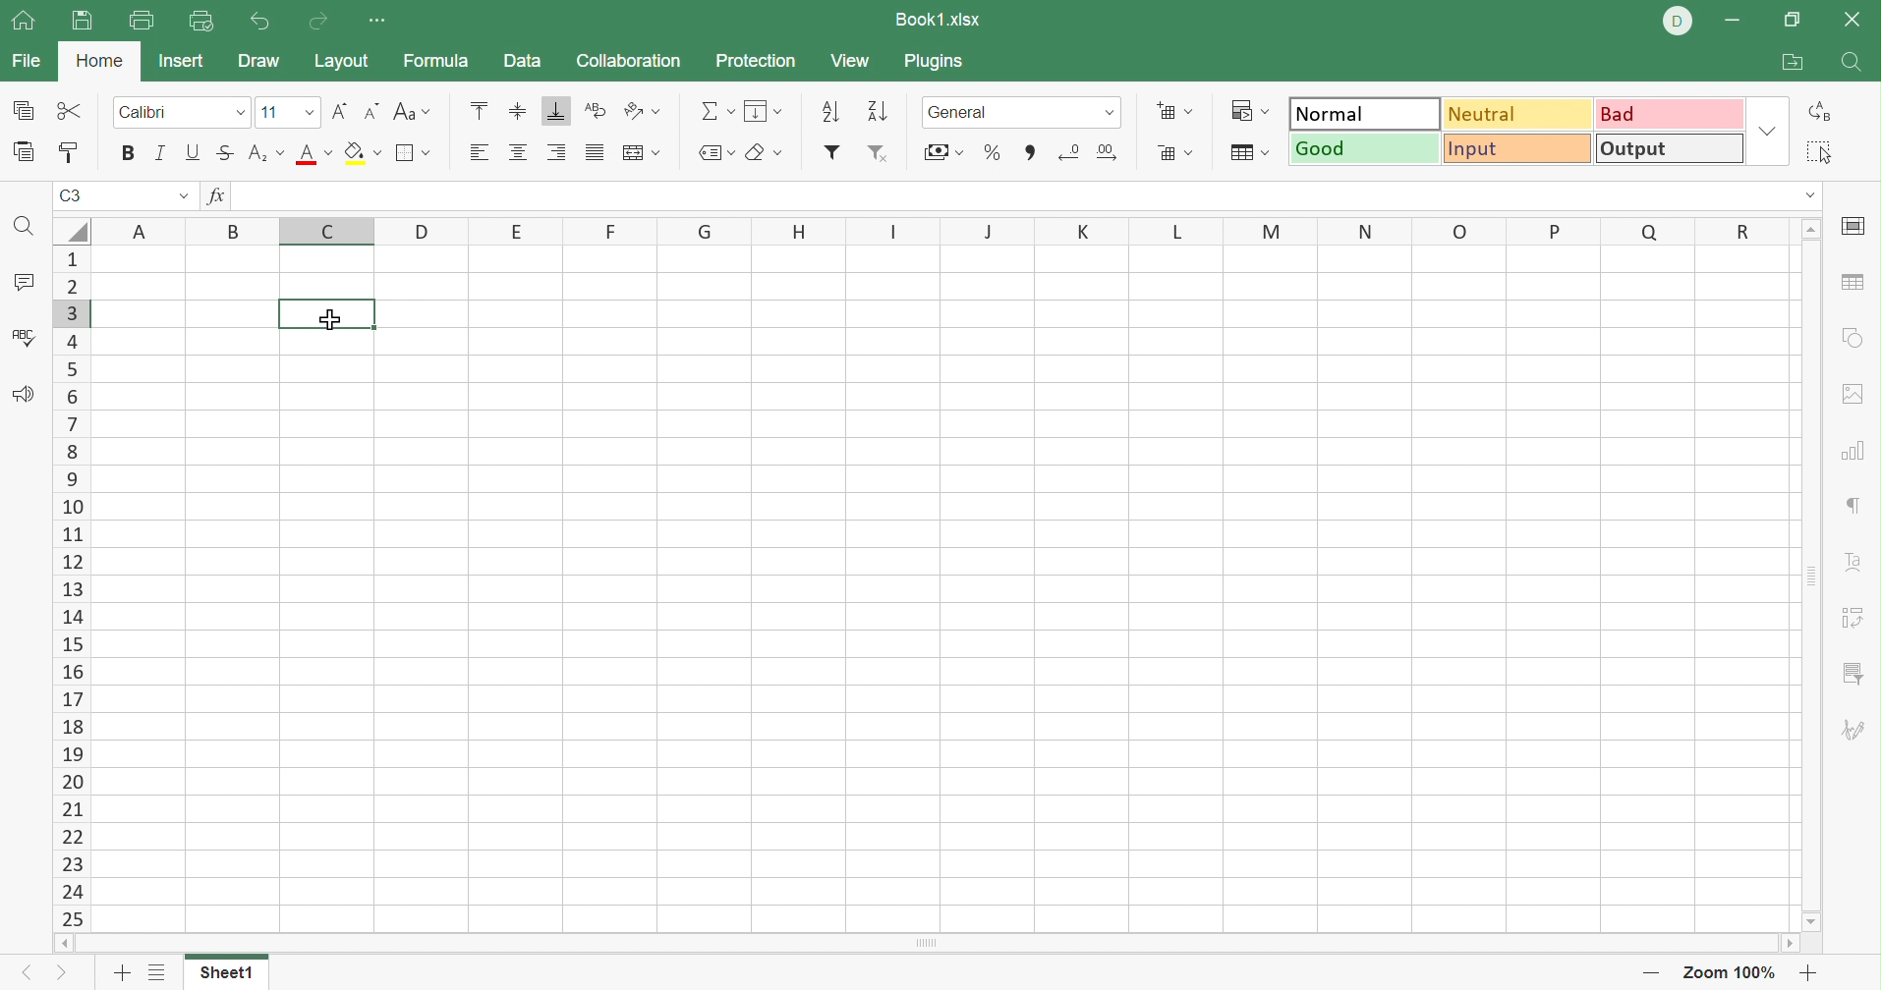 Image resolution: width=1881 pixels, height=990 pixels. What do you see at coordinates (1172, 110) in the screenshot?
I see `Add cell` at bounding box center [1172, 110].